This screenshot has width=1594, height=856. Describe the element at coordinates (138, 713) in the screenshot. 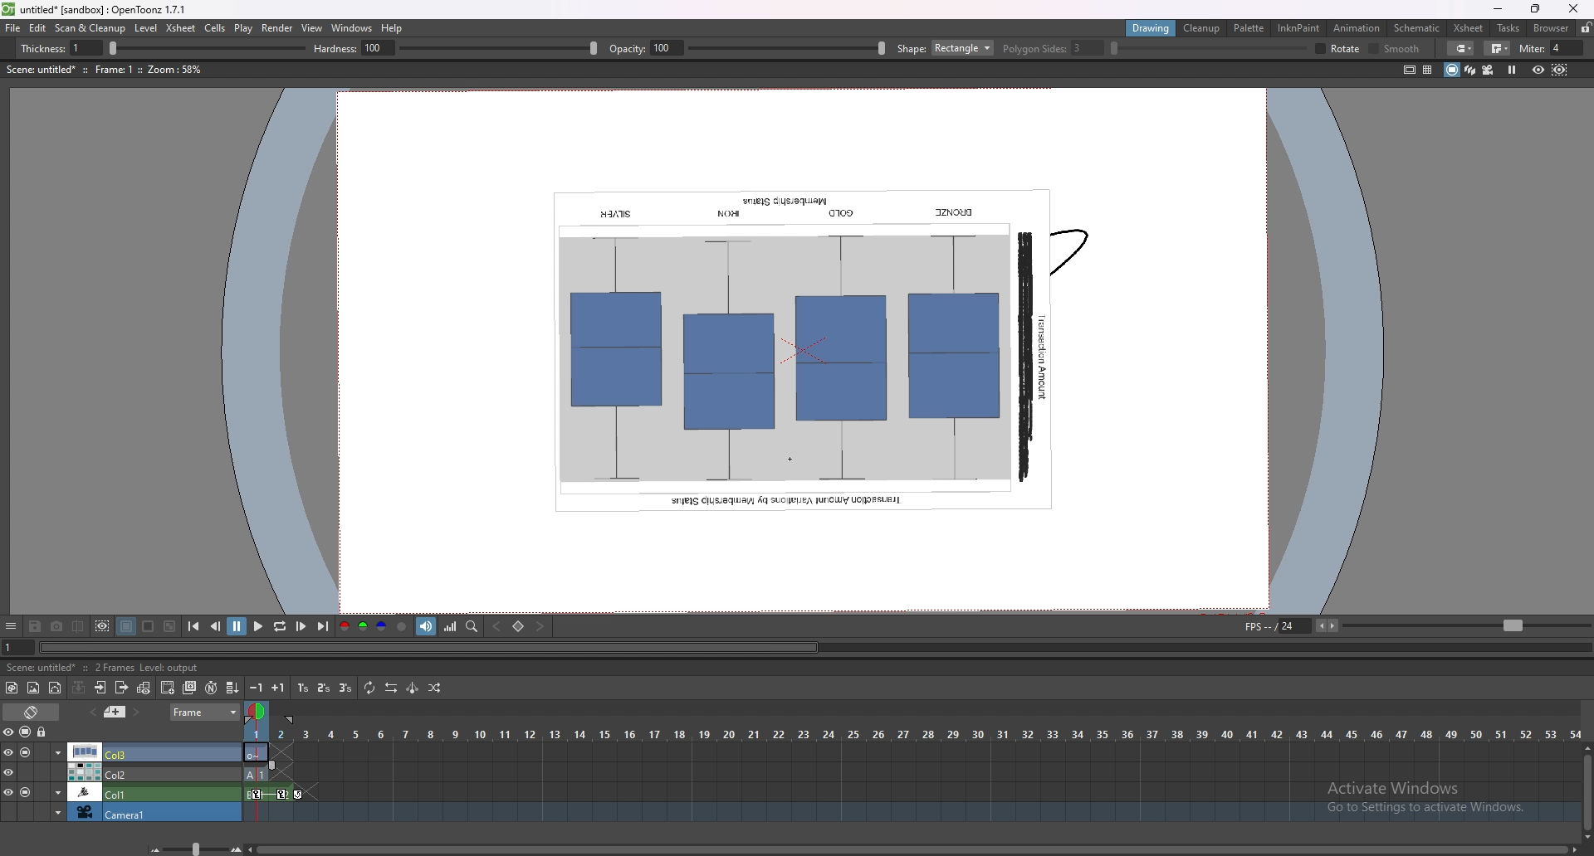

I see `next memo` at that location.